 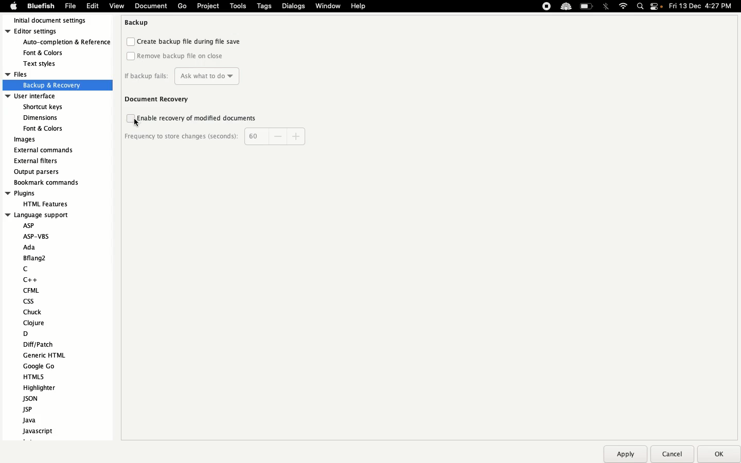 I want to click on Images, so click(x=26, y=140).